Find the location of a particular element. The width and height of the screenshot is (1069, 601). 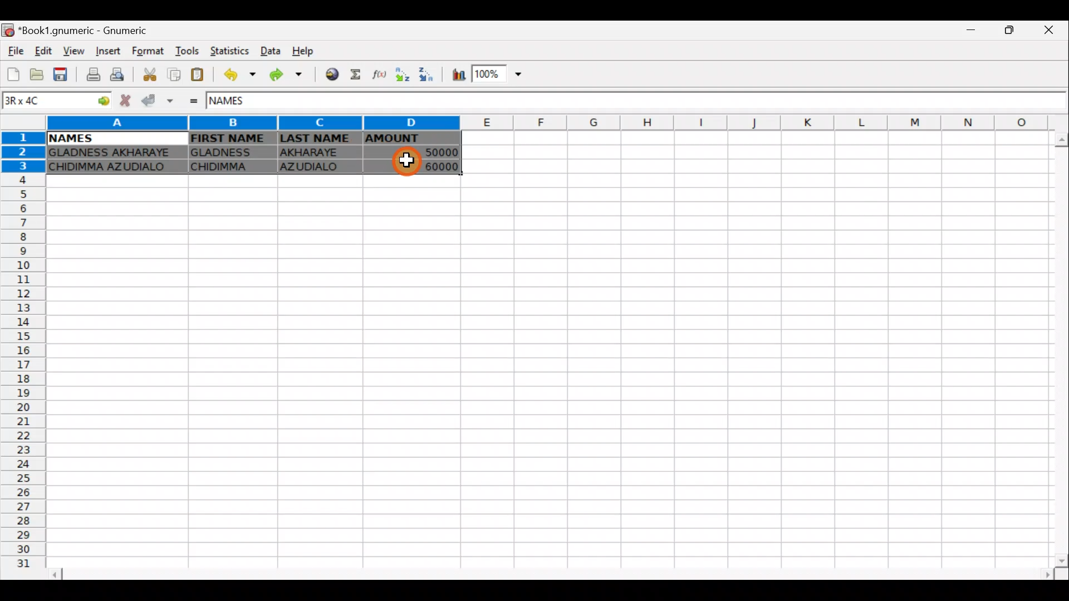

Formula bar is located at coordinates (668, 102).